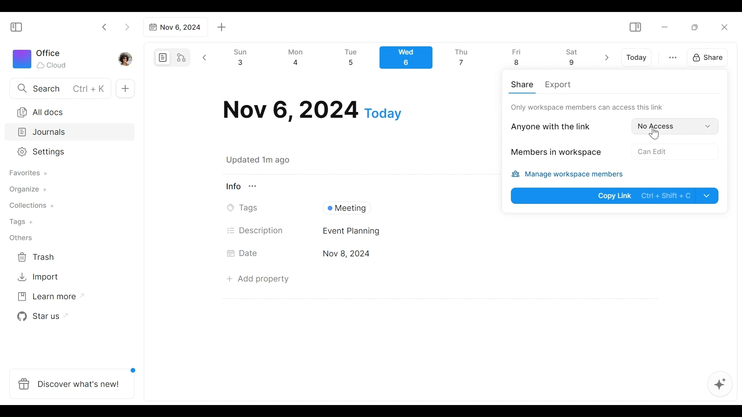 The height and width of the screenshot is (417, 742). I want to click on Options, so click(674, 125).